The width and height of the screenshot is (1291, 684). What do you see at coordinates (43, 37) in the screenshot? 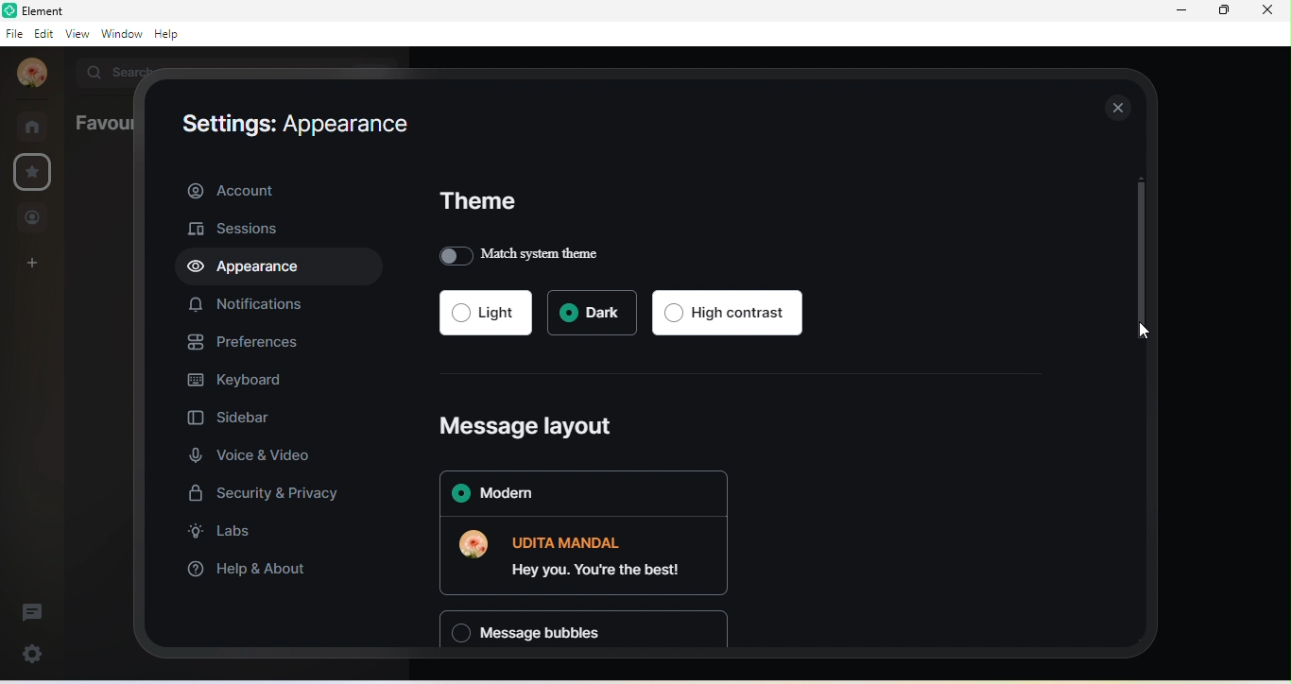
I see `edit` at bounding box center [43, 37].